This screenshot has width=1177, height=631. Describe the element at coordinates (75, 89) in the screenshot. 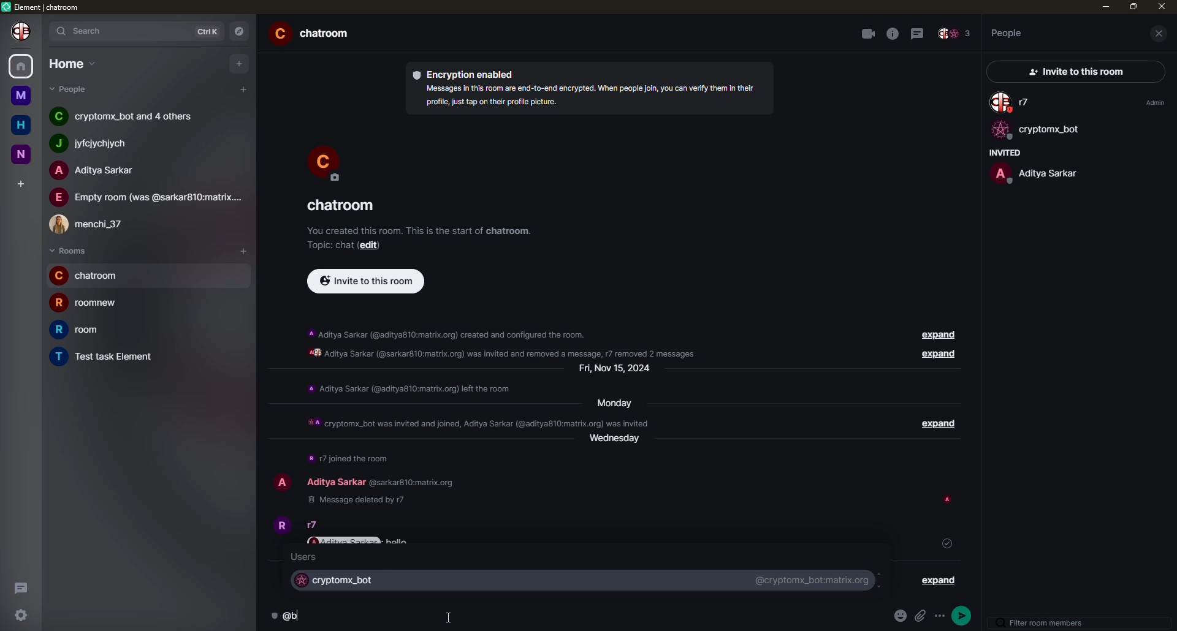

I see `people` at that location.